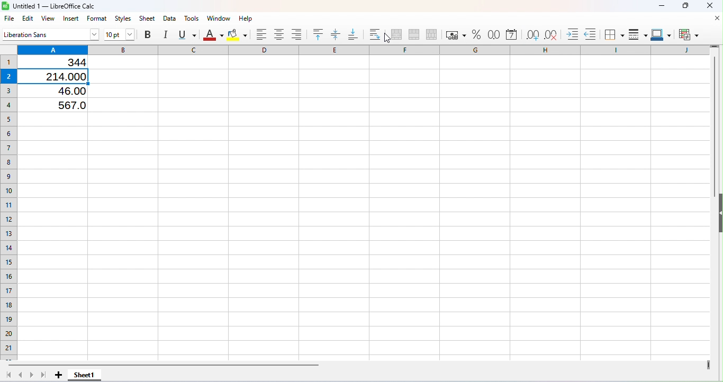  What do you see at coordinates (396, 35) in the screenshot?
I see `Merge and center or unmerge cells depending on the current toggle state` at bounding box center [396, 35].